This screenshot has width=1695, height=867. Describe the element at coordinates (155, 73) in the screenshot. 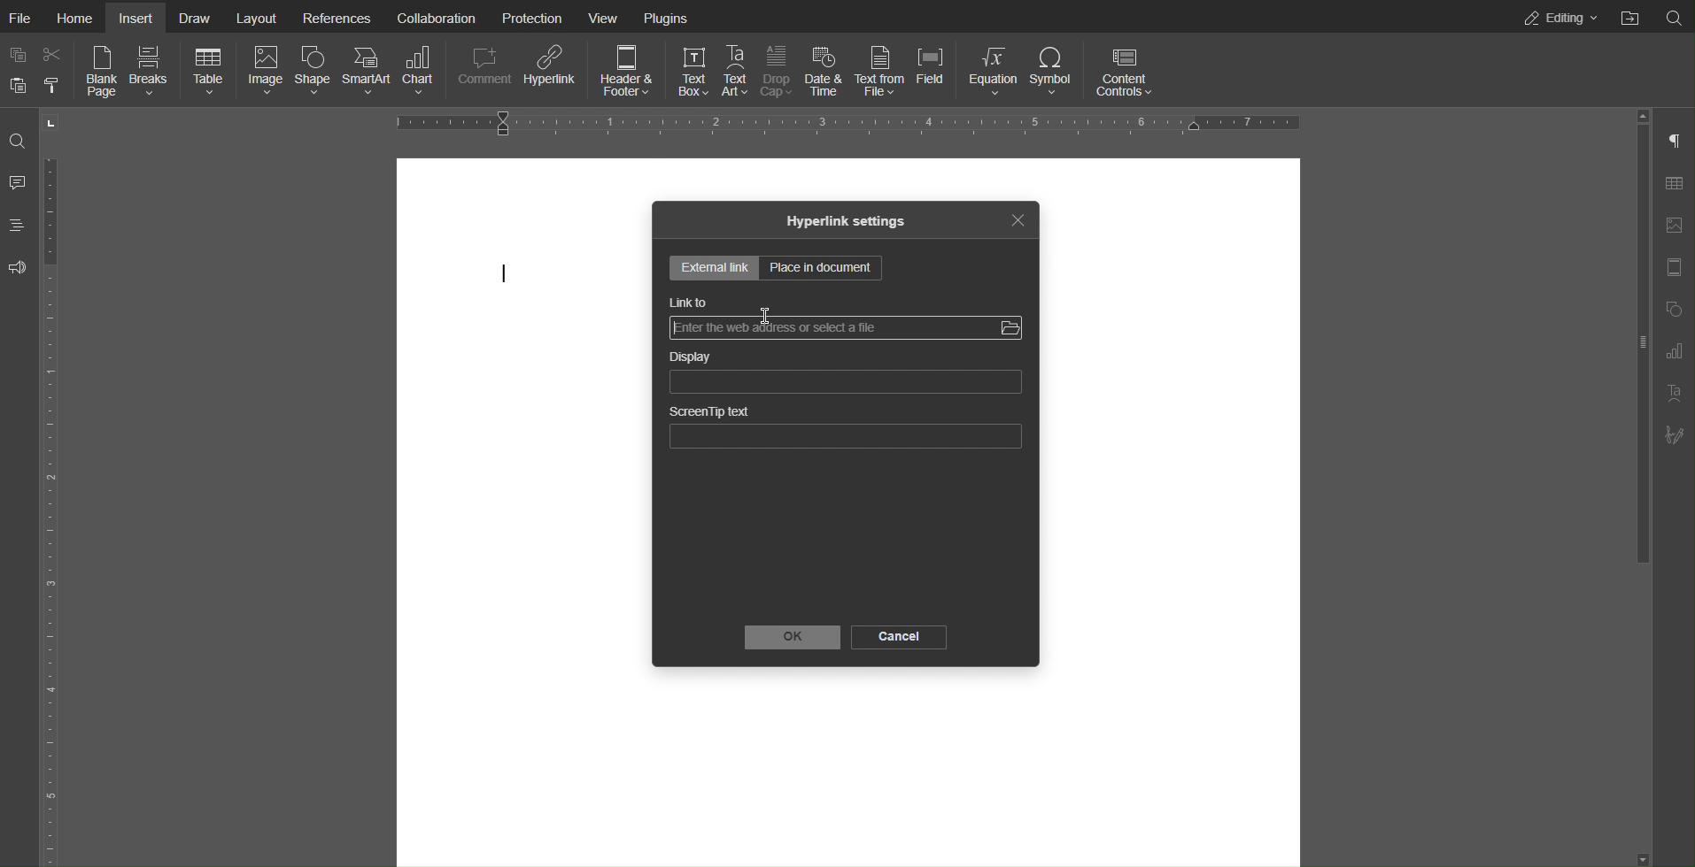

I see `Breaks` at that location.